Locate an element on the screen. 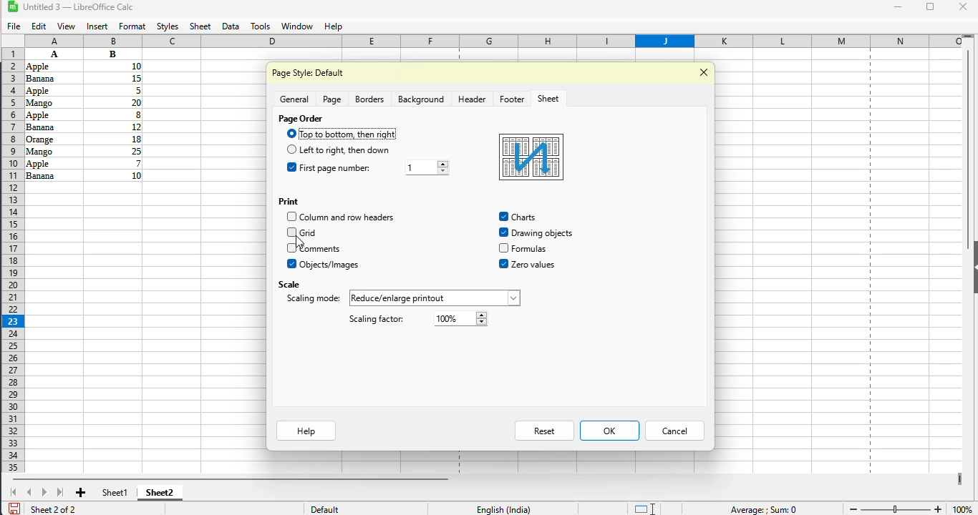   is located at coordinates (291, 167).